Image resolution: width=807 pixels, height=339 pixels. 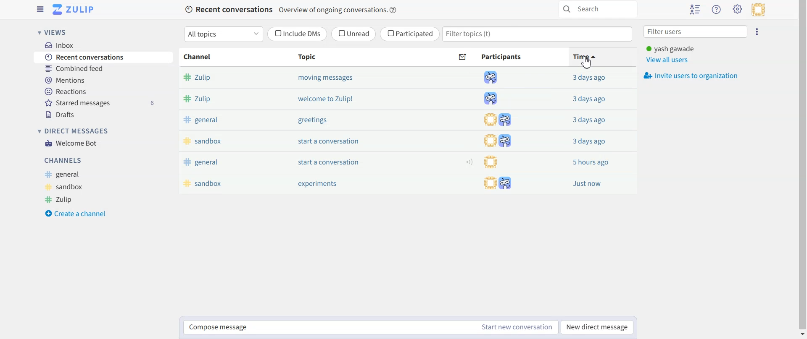 What do you see at coordinates (103, 91) in the screenshot?
I see `Reactions` at bounding box center [103, 91].